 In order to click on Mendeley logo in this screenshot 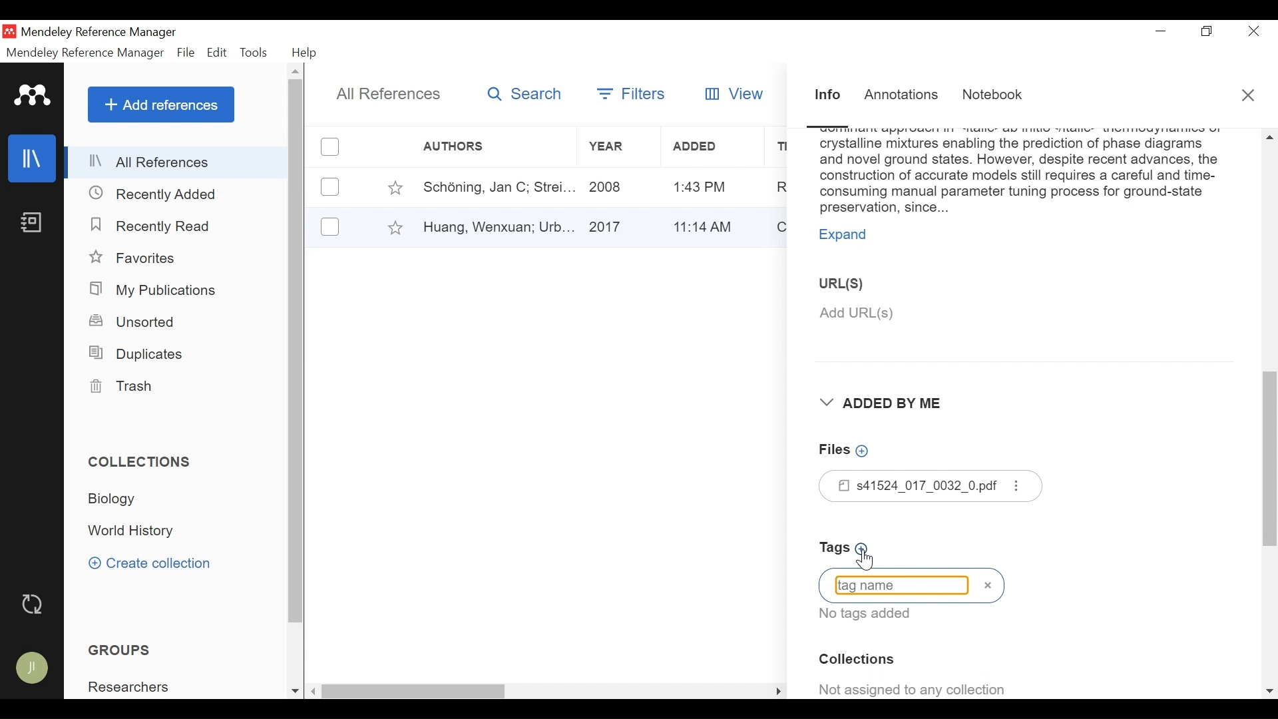, I will do `click(34, 96)`.